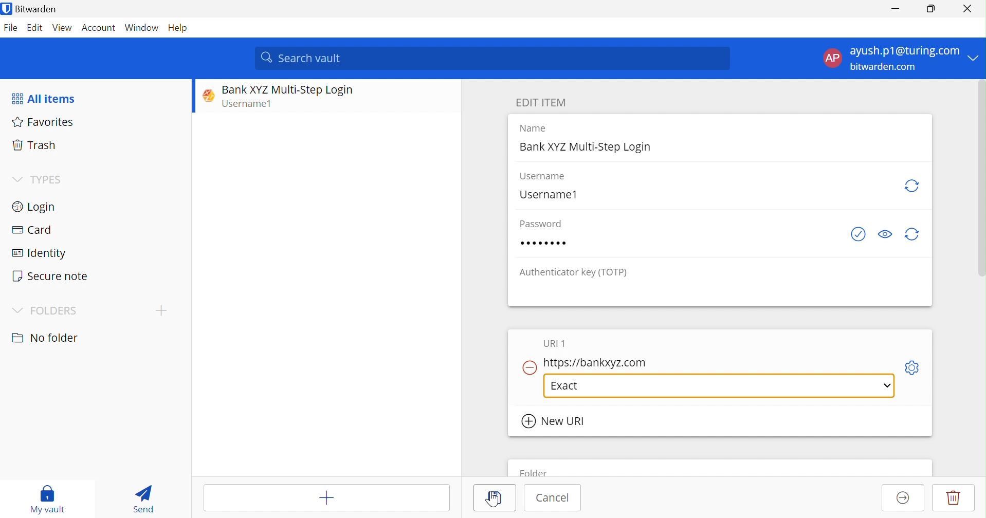 The image size is (986, 518). Describe the element at coordinates (54, 311) in the screenshot. I see `FOLDERS` at that location.